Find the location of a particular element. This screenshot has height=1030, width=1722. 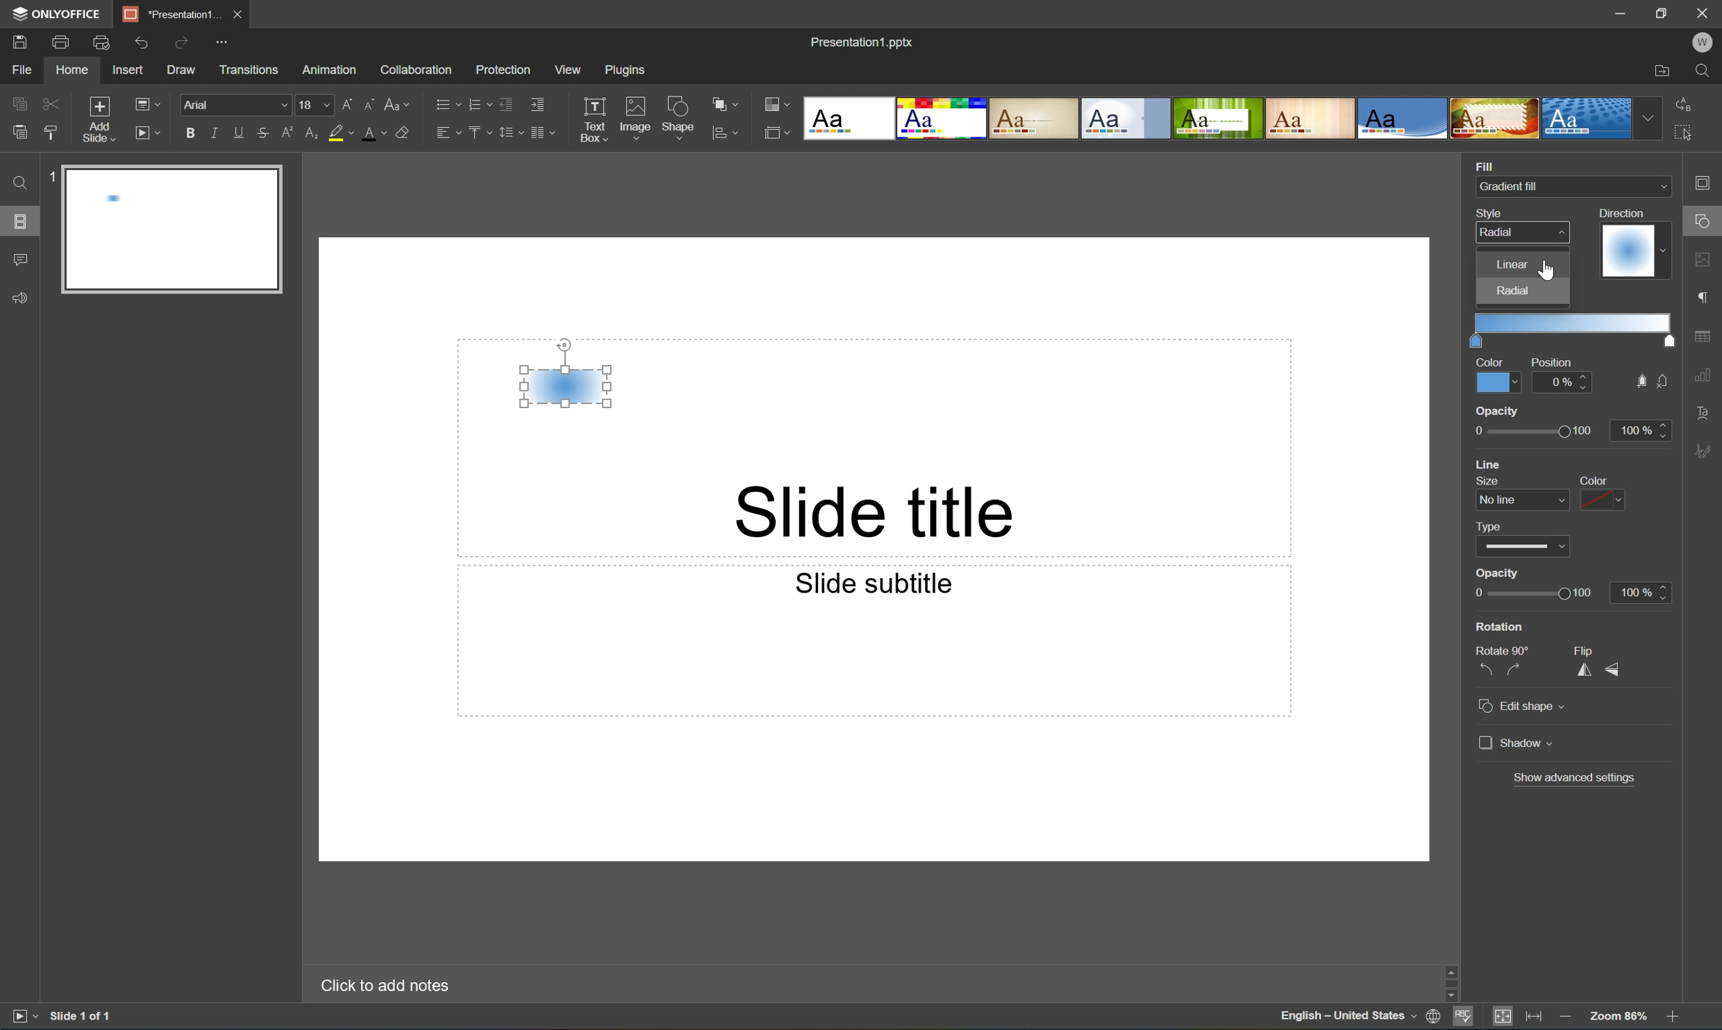

Slides is located at coordinates (23, 221).